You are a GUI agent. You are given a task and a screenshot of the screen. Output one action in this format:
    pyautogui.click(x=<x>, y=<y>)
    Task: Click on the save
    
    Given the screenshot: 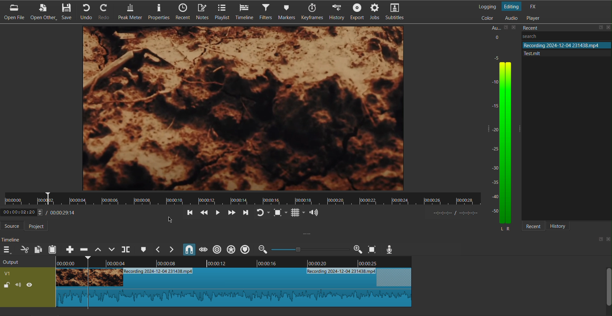 What is the action you would take?
    pyautogui.click(x=599, y=240)
    